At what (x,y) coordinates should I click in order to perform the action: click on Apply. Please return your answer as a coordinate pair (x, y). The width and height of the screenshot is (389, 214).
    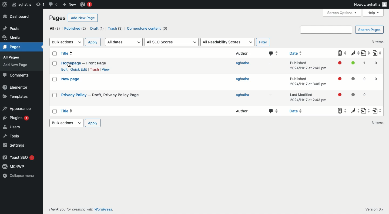
    Looking at the image, I should click on (93, 42).